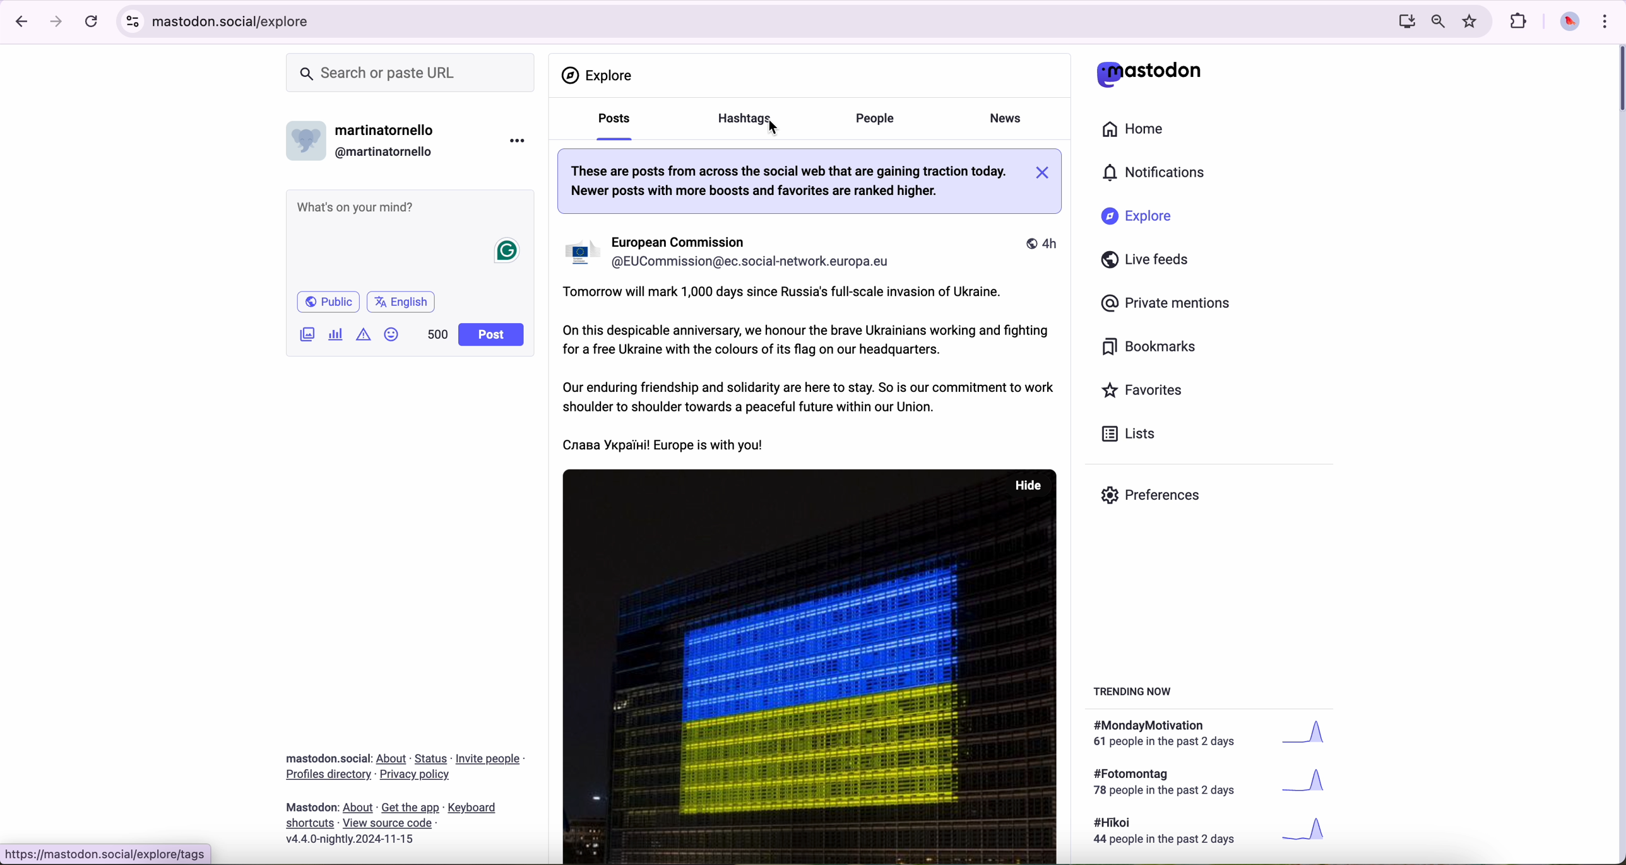 The width and height of the screenshot is (1626, 865). What do you see at coordinates (307, 145) in the screenshot?
I see `profile` at bounding box center [307, 145].